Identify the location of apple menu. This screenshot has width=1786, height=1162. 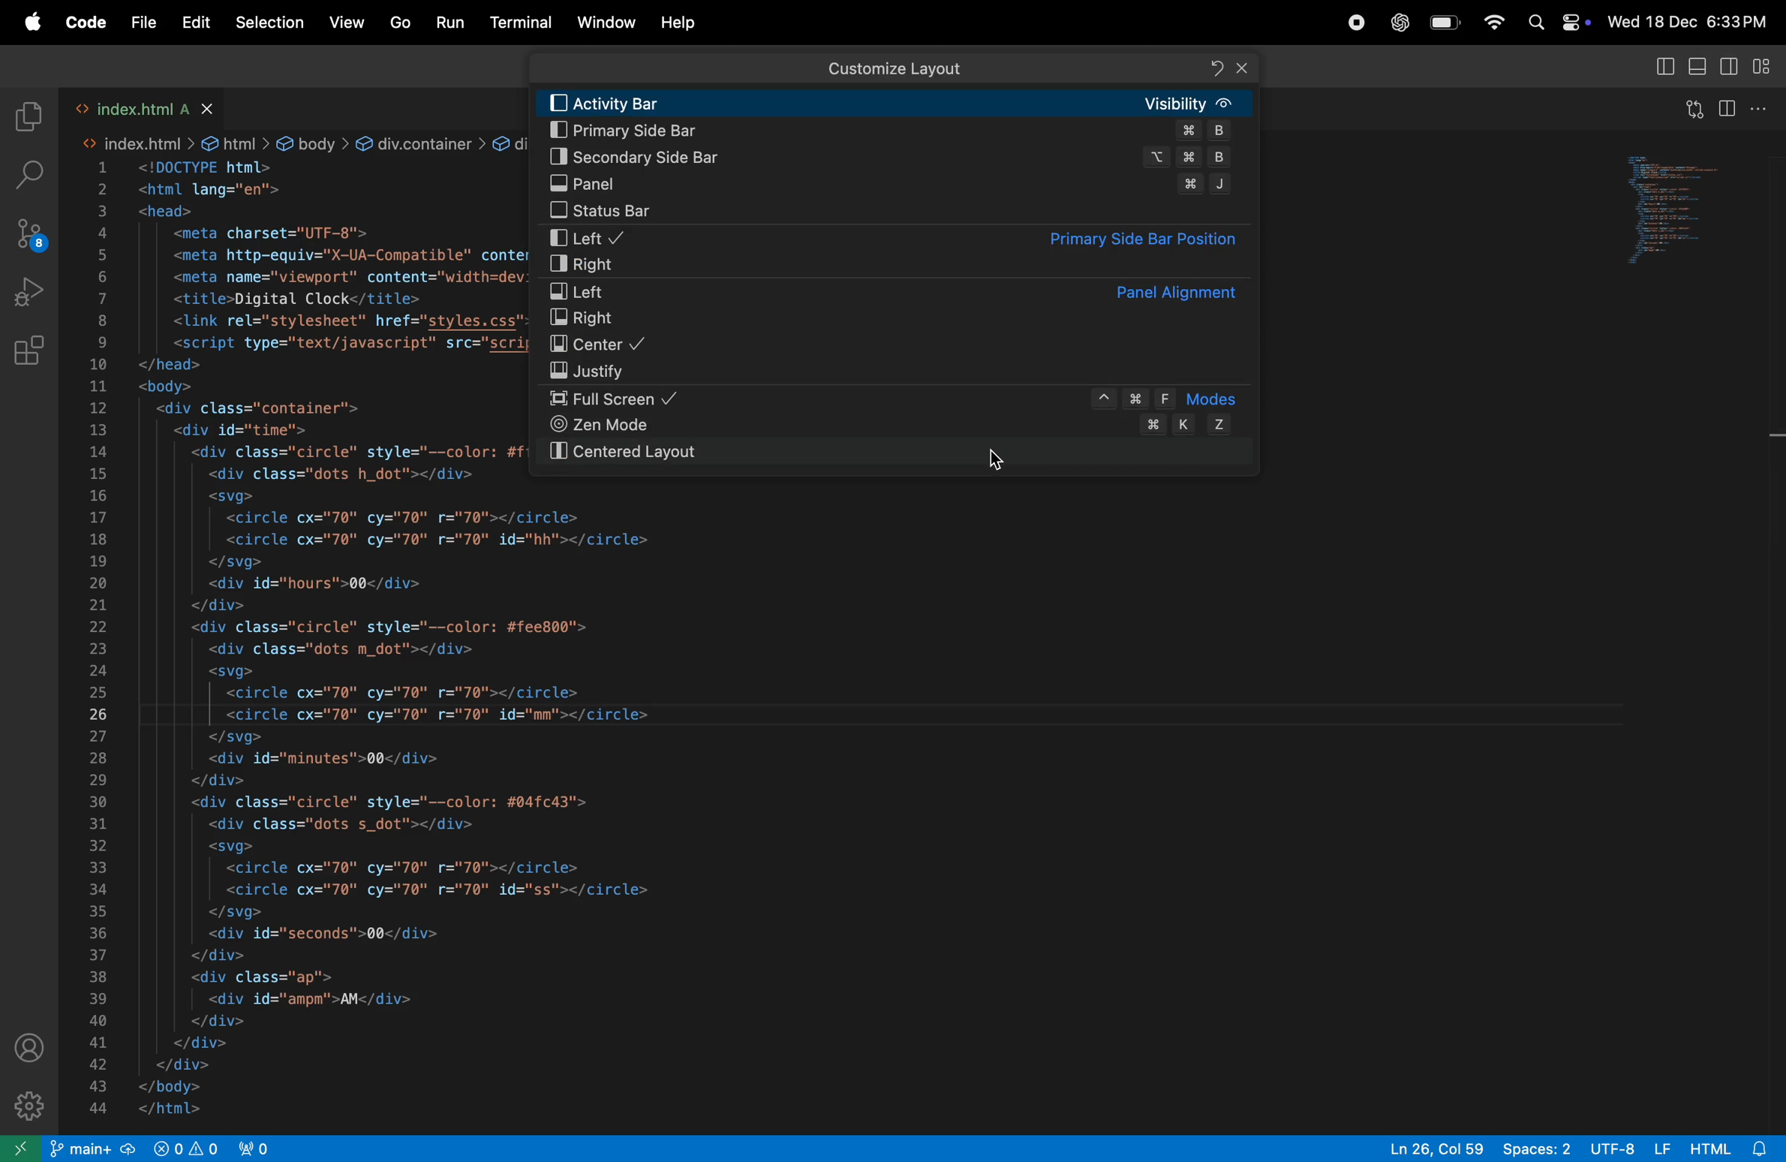
(25, 22).